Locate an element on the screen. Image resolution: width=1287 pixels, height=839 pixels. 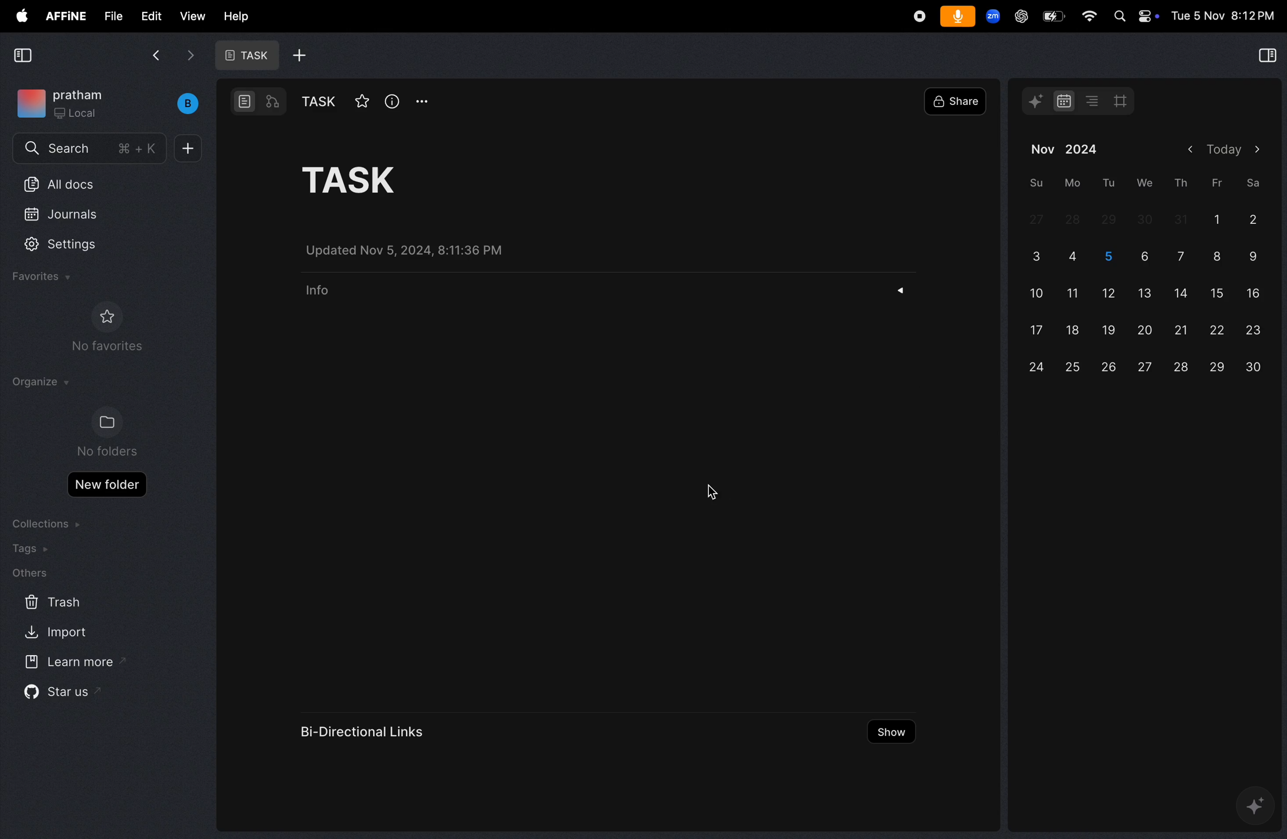
chatgpt is located at coordinates (1018, 16).